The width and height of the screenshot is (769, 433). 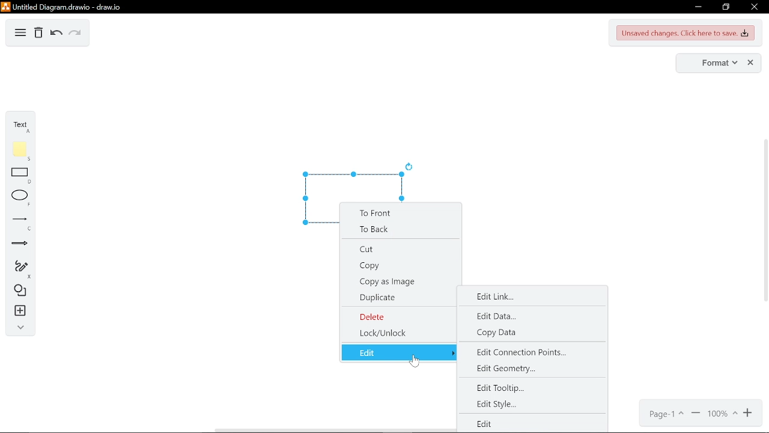 I want to click on edit data, so click(x=496, y=318).